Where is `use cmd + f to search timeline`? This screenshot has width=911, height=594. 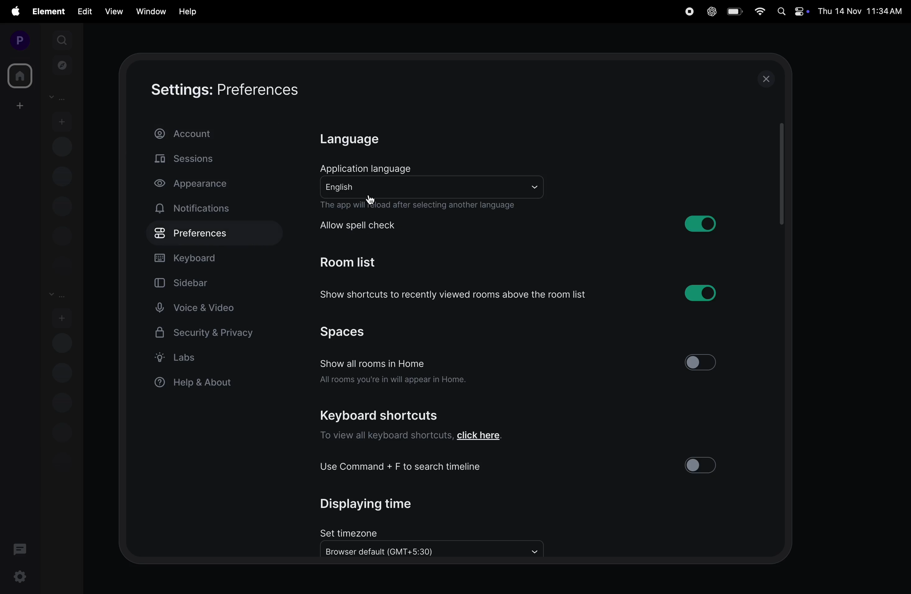
use cmd + f to search timeline is located at coordinates (410, 468).